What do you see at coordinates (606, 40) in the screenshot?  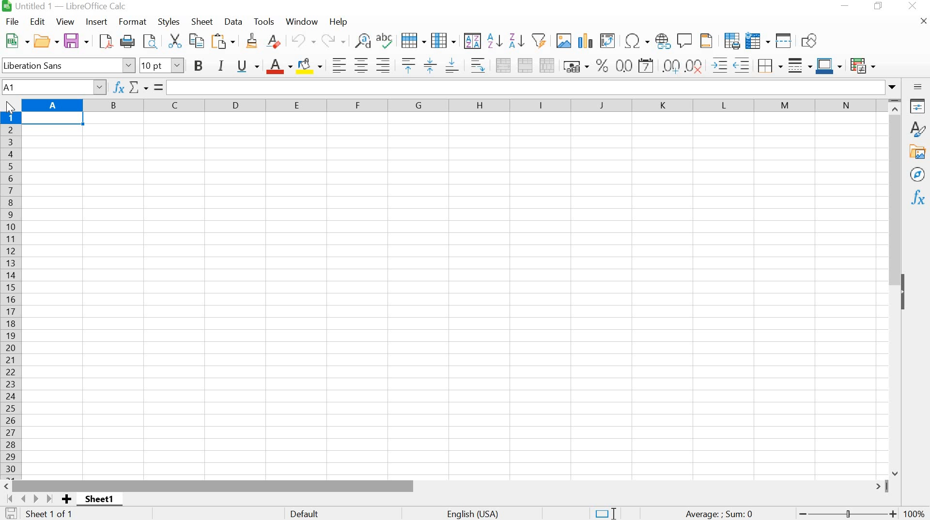 I see `Insert or Edit Pivot Table` at bounding box center [606, 40].